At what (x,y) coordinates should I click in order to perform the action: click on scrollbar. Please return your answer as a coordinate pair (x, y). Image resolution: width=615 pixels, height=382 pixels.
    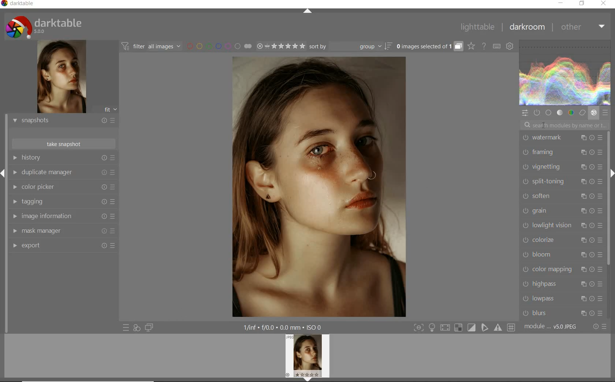
    Looking at the image, I should click on (608, 198).